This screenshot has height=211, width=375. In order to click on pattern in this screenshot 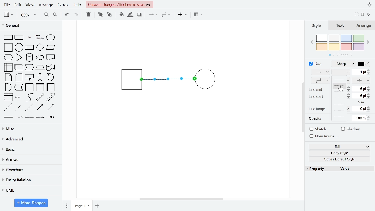, I will do `click(341, 72)`.